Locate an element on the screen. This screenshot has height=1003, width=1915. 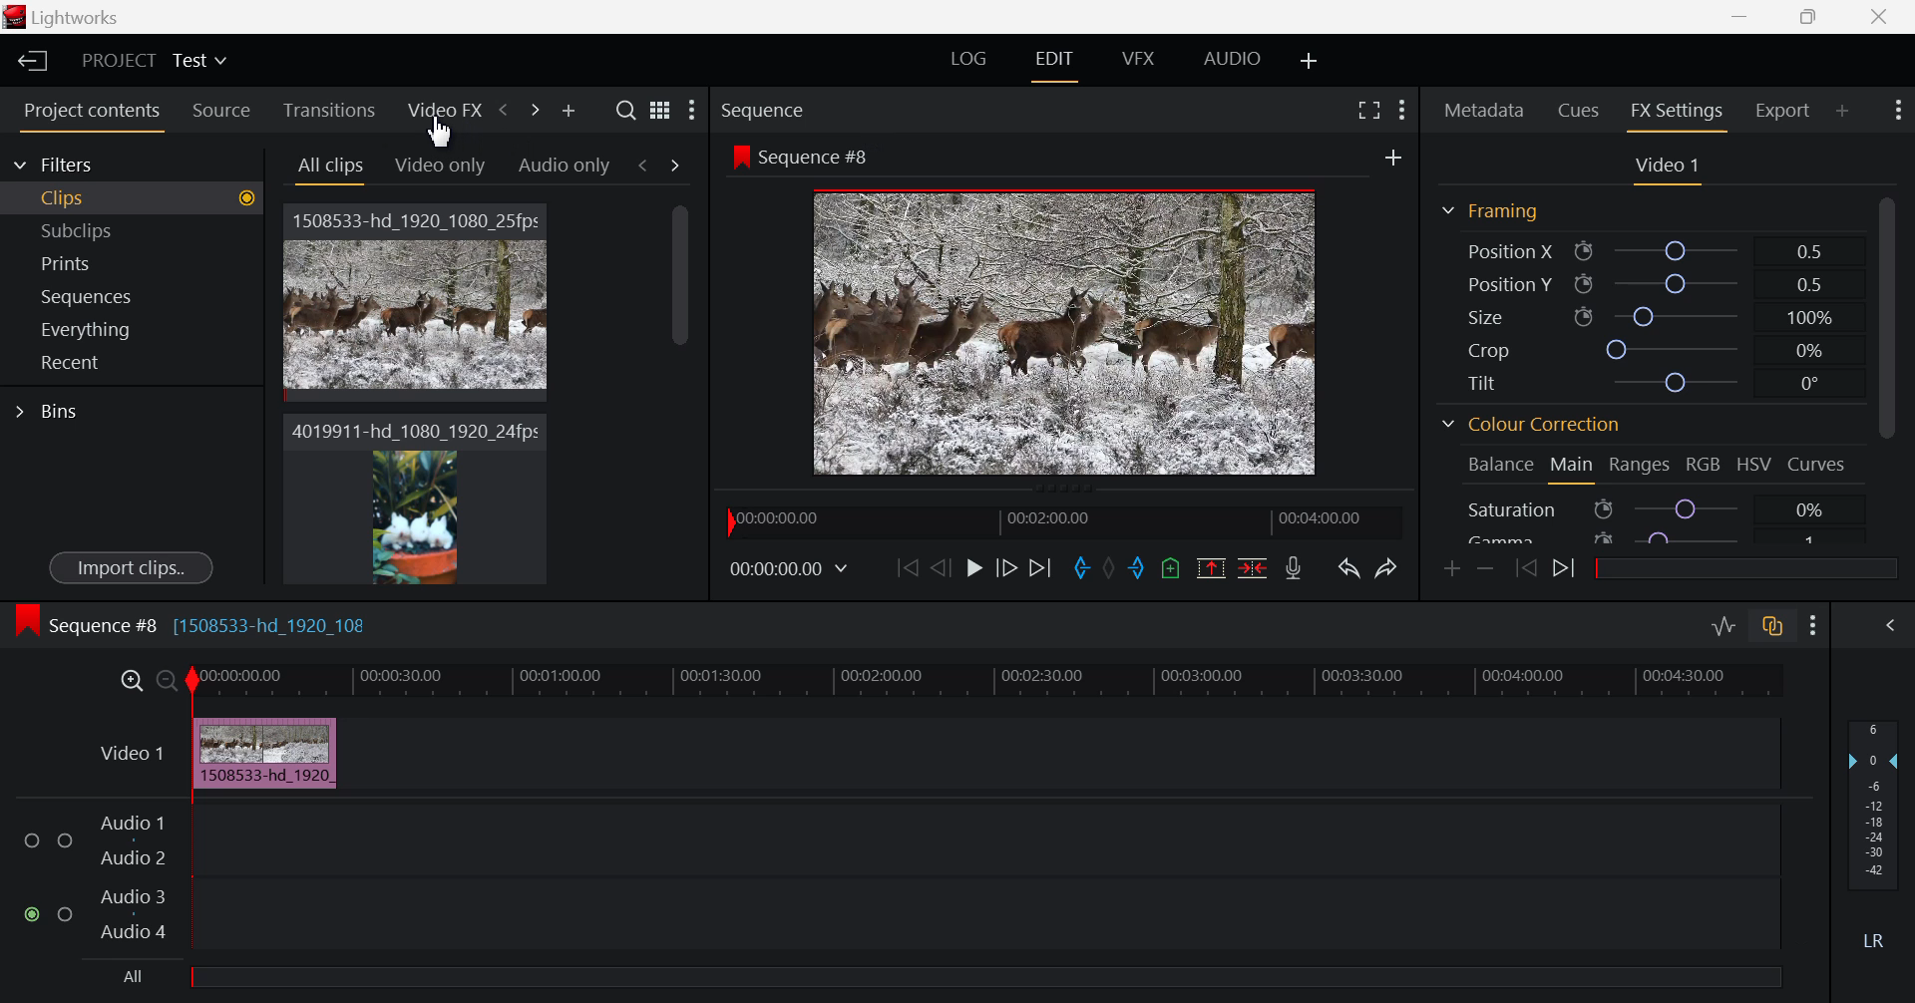
LOG Layout is located at coordinates (969, 64).